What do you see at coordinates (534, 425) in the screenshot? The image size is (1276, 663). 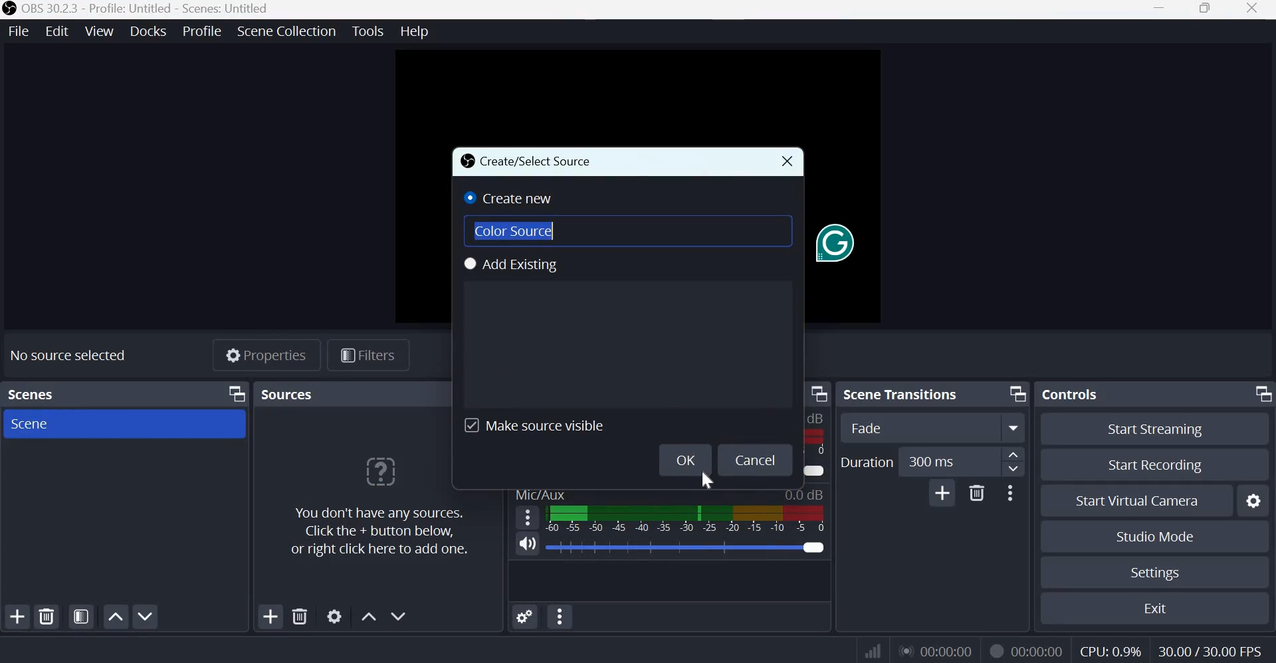 I see `Make source visible` at bounding box center [534, 425].